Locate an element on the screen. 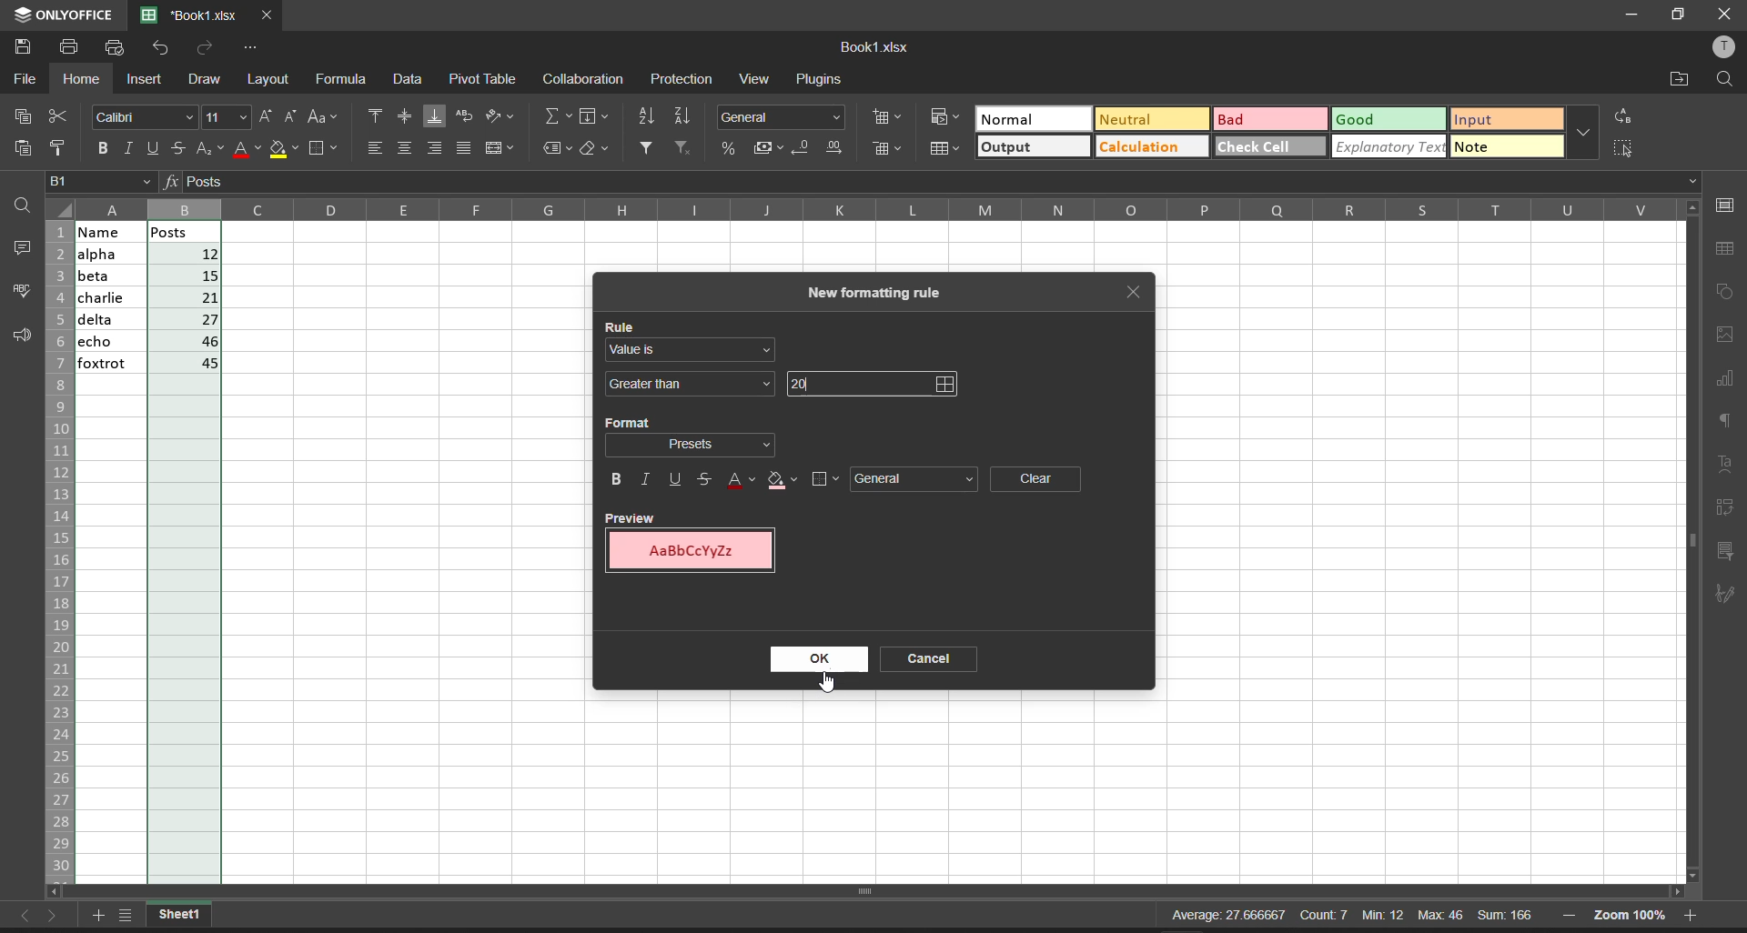 The image size is (1747, 933). collaboration is located at coordinates (584, 79).